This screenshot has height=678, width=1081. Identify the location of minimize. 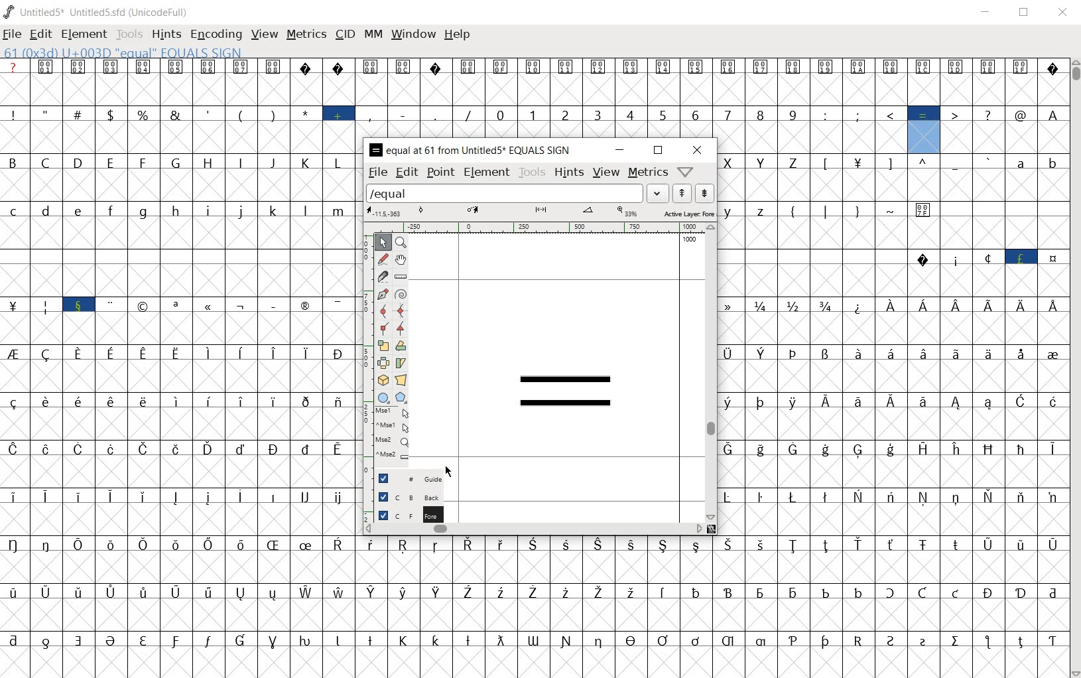
(986, 12).